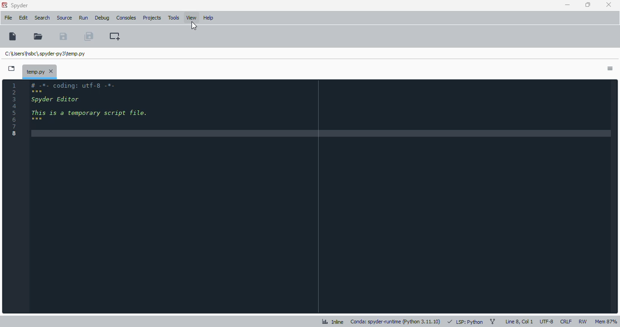  Describe the element at coordinates (114, 36) in the screenshot. I see `create new cell at the current line` at that location.